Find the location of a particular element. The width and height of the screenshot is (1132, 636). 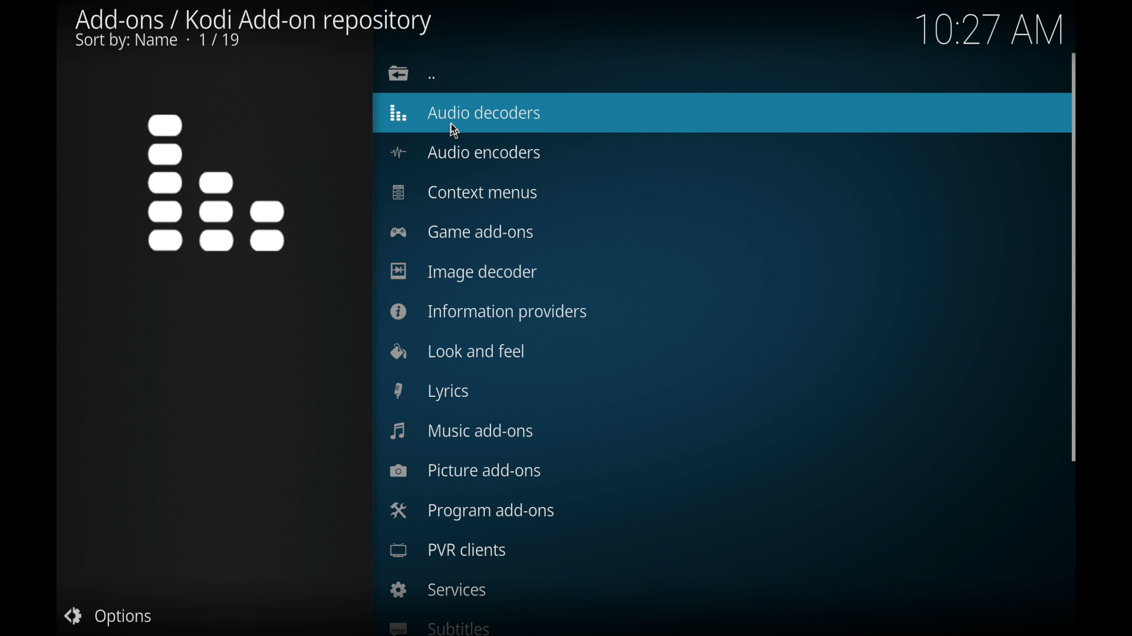

options is located at coordinates (108, 617).